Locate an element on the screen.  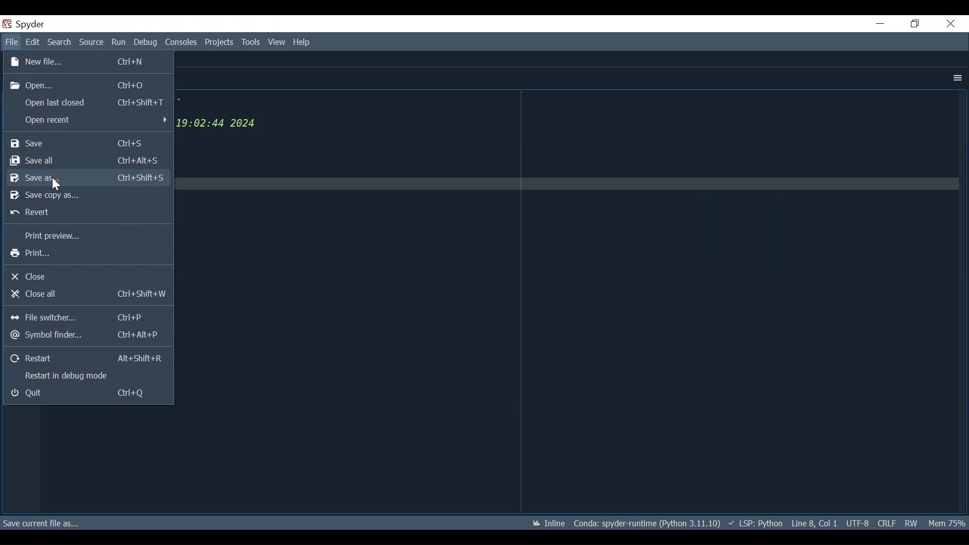
Toggle between inline and interactive Matplotlib plotting is located at coordinates (547, 523).